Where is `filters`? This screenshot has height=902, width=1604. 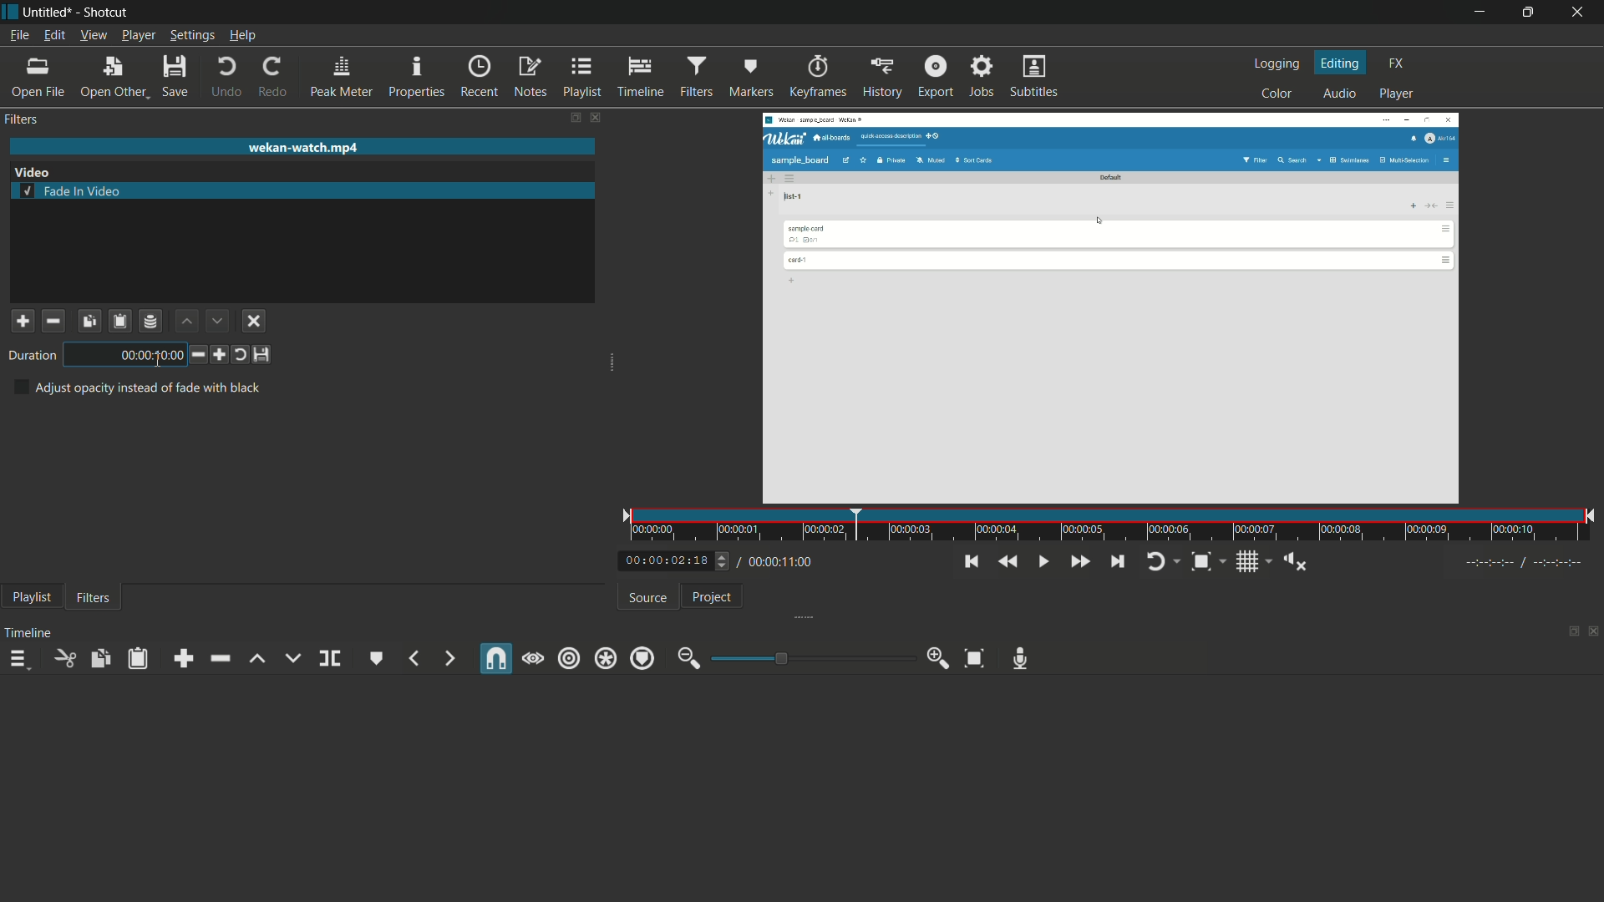 filters is located at coordinates (94, 599).